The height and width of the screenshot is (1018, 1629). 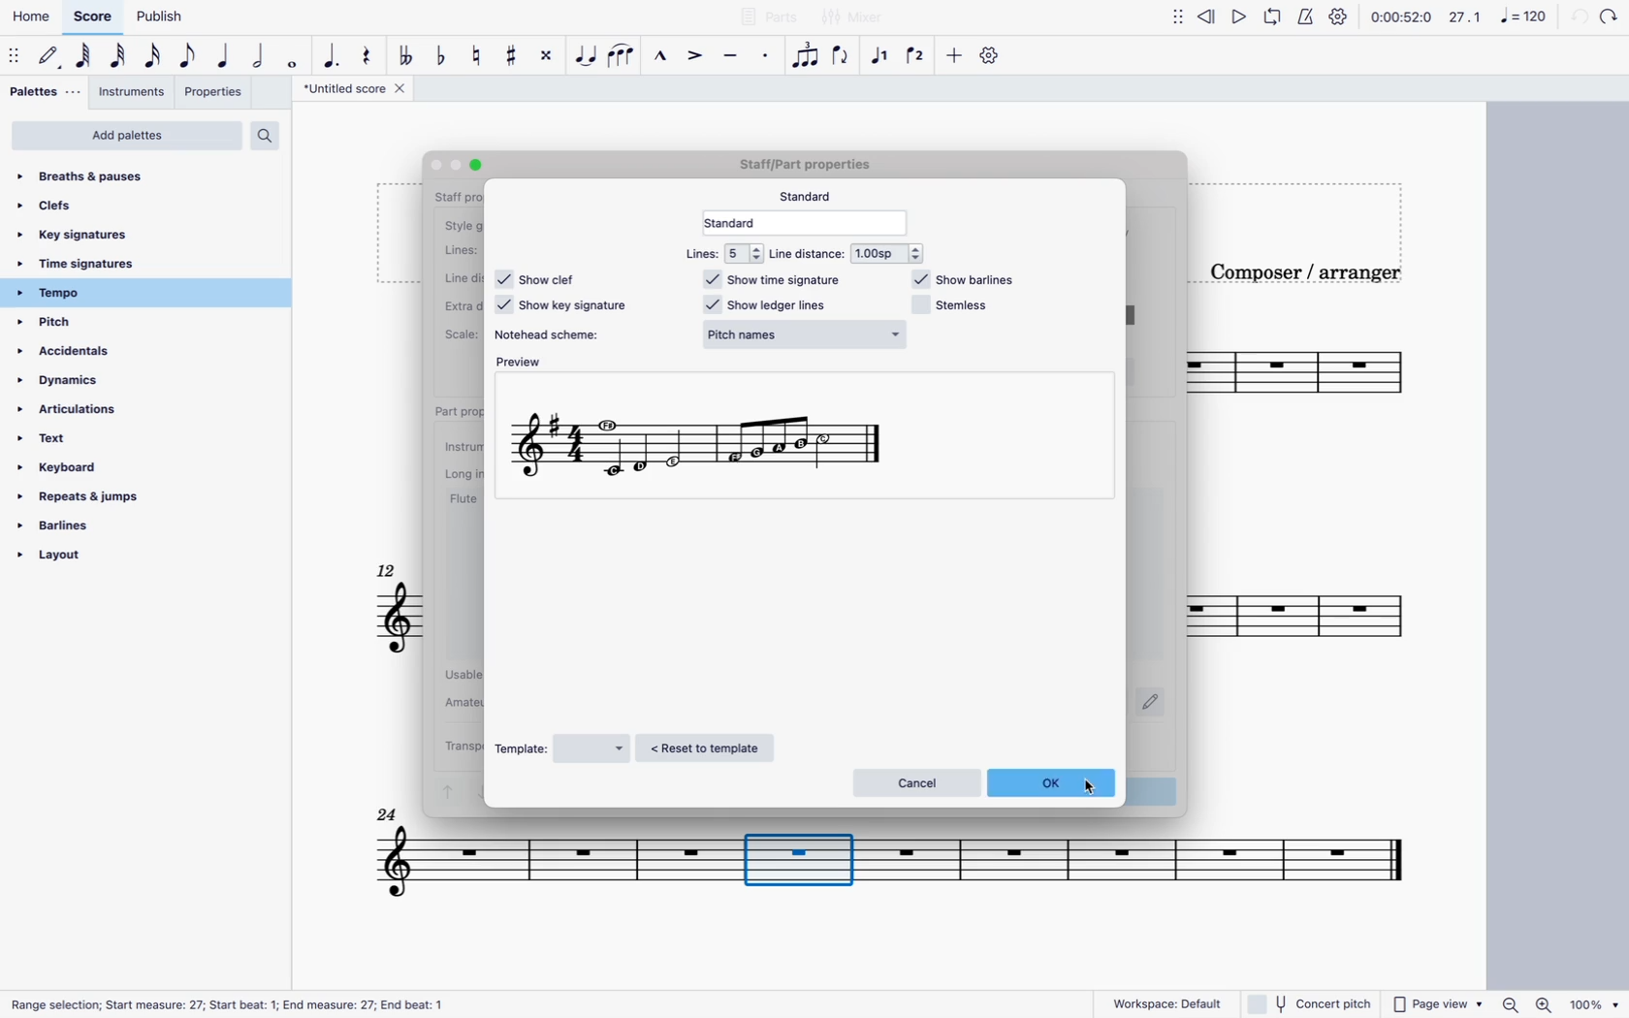 I want to click on , so click(x=435, y=168).